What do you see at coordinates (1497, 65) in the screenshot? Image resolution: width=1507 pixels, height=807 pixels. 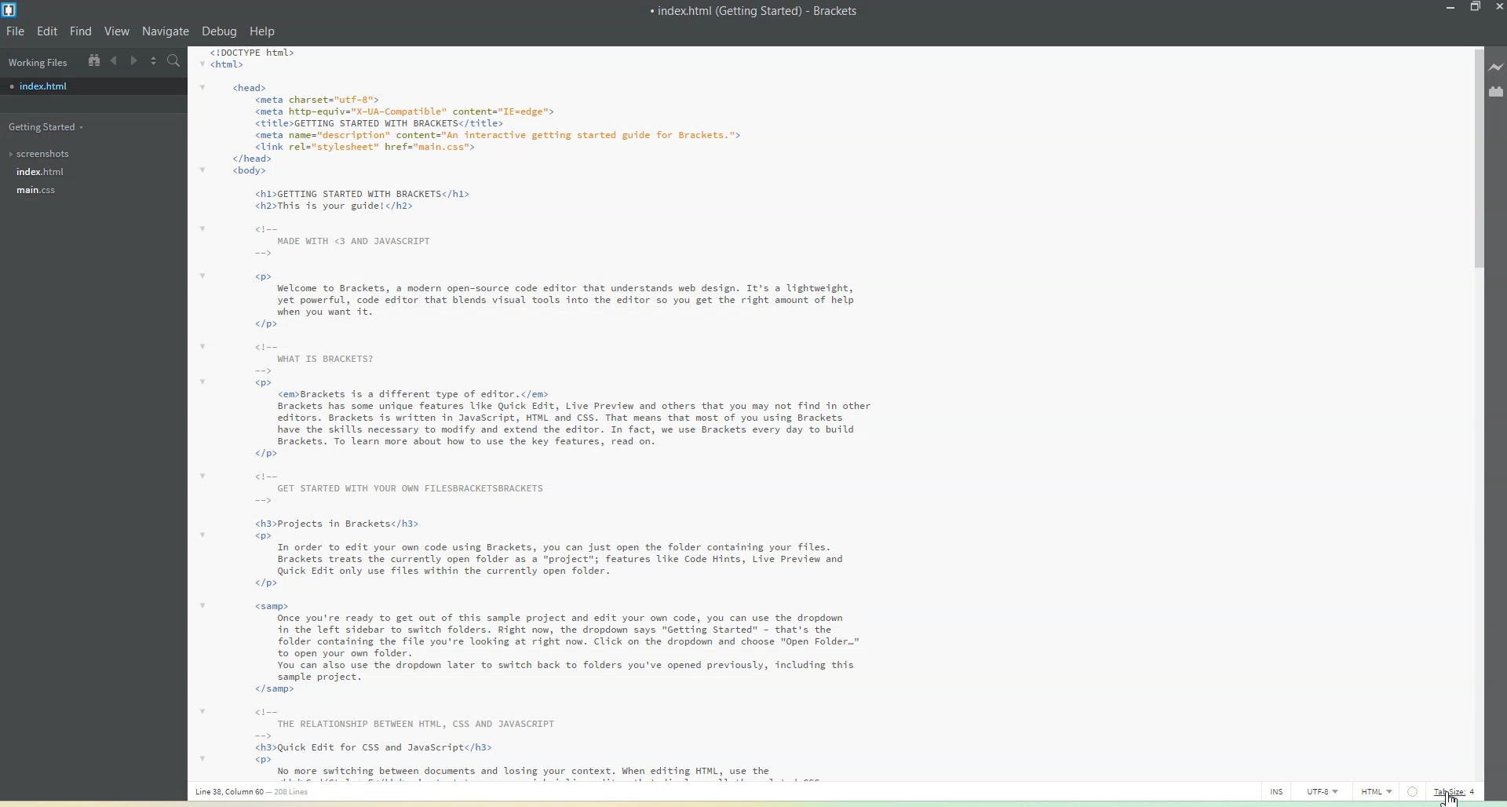 I see `Like Preview` at bounding box center [1497, 65].